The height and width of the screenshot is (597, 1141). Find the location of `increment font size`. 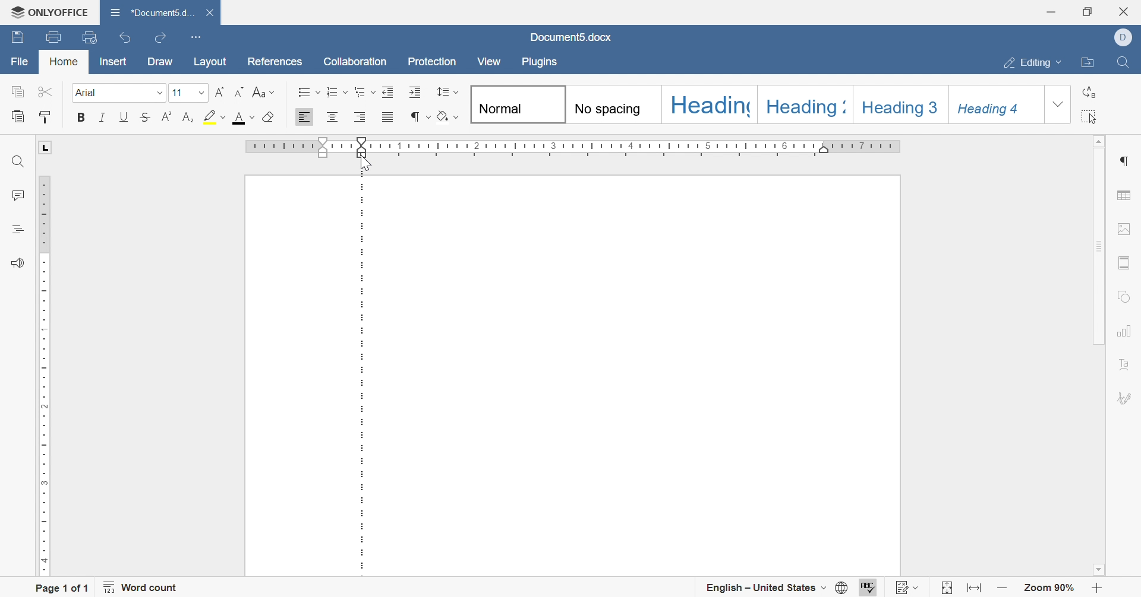

increment font size is located at coordinates (220, 91).